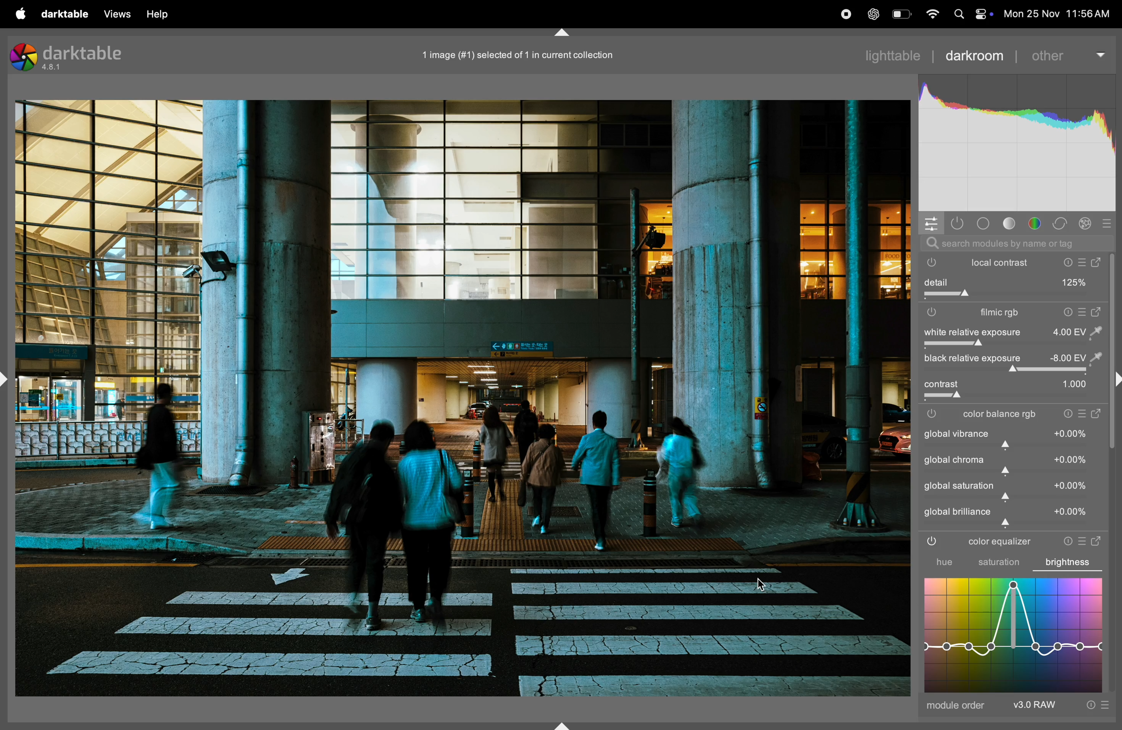 The width and height of the screenshot is (1122, 730). What do you see at coordinates (1015, 473) in the screenshot?
I see `slider` at bounding box center [1015, 473].